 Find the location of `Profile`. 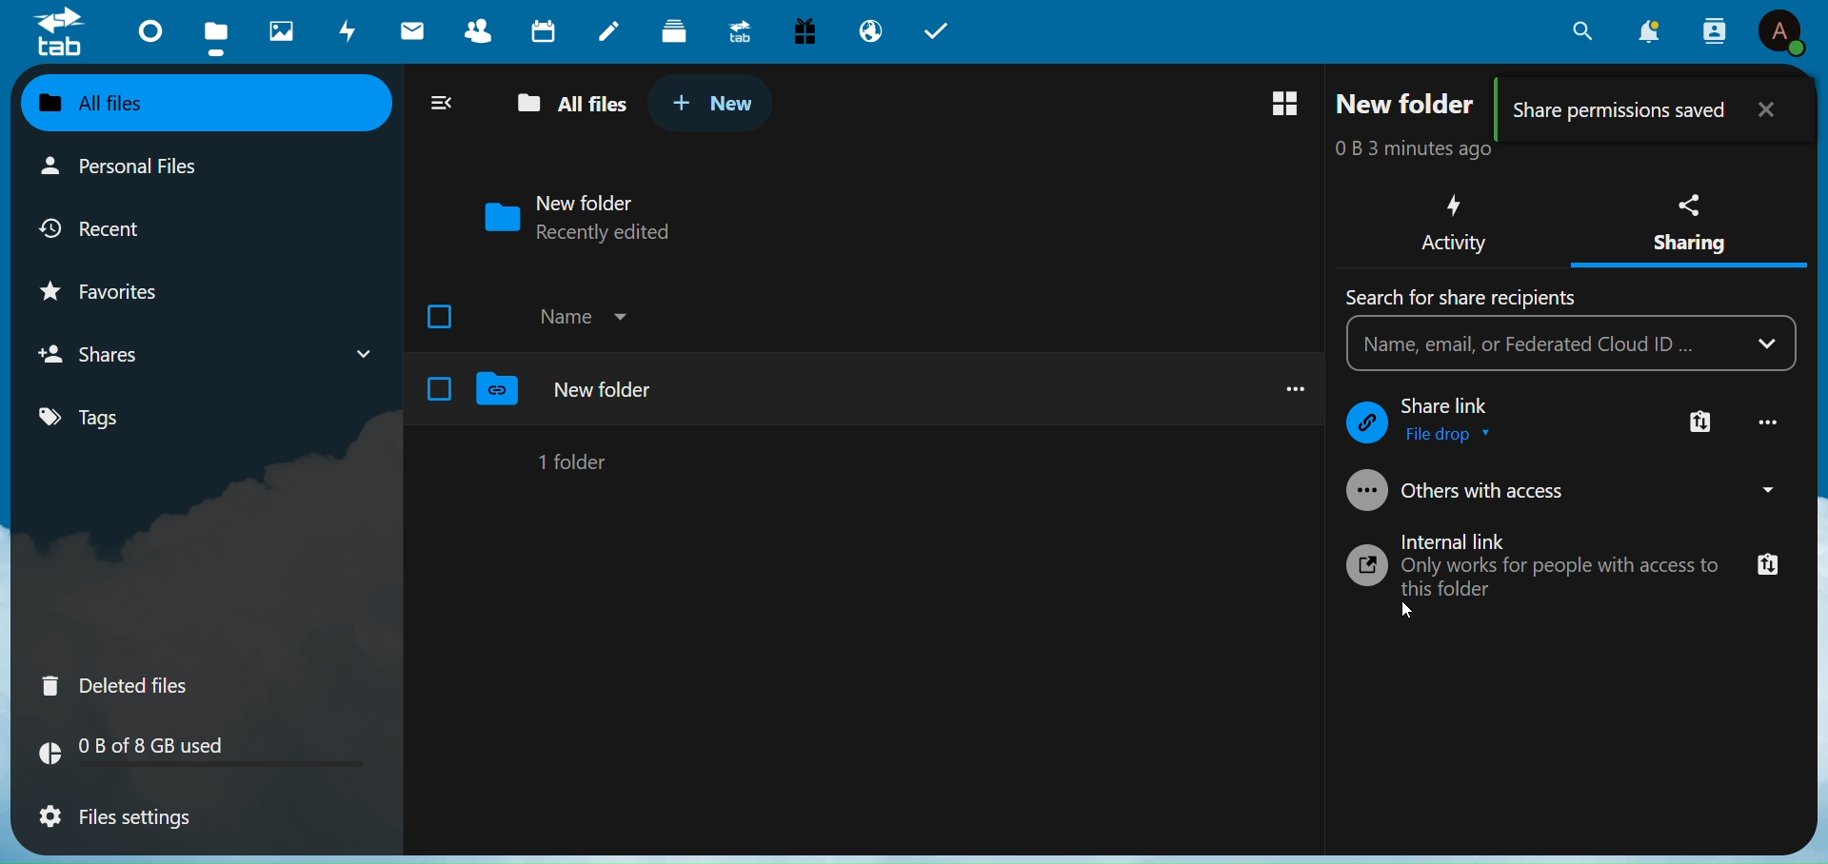

Profile is located at coordinates (1781, 33).